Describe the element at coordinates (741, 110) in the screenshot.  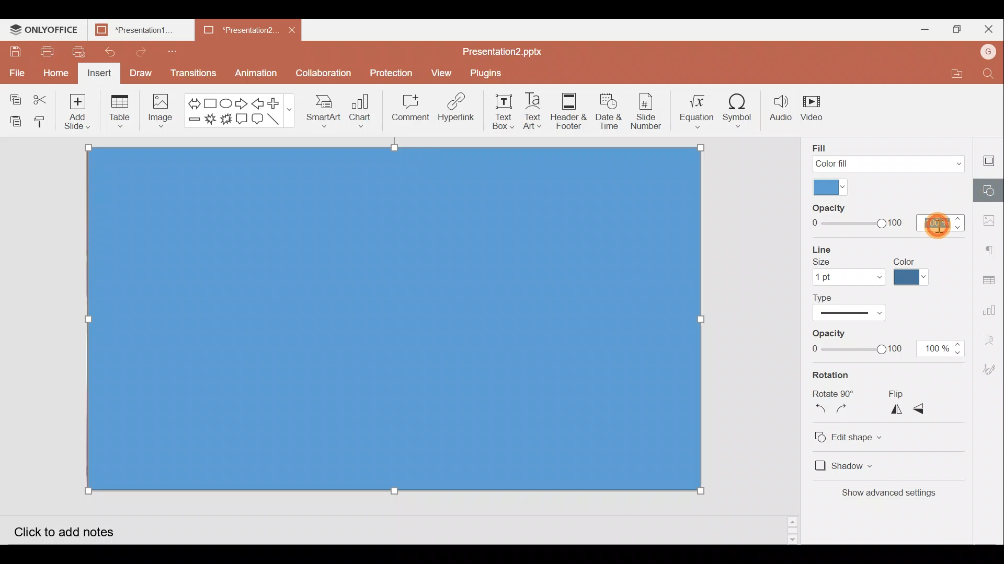
I see `Symbol` at that location.